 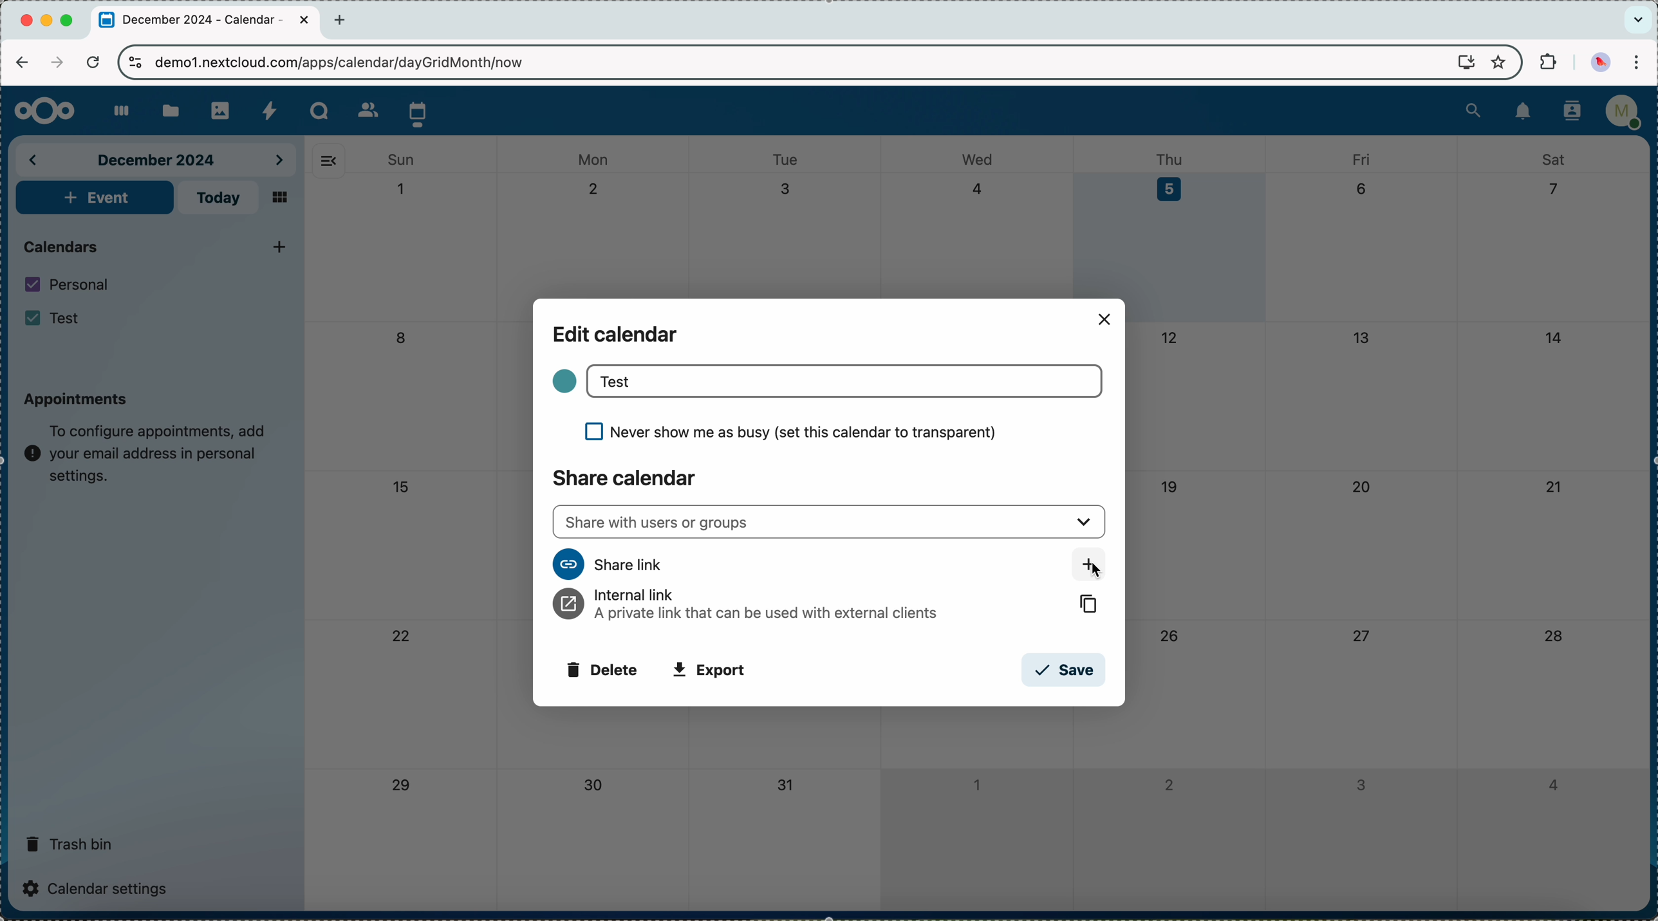 I want to click on trash bin, so click(x=70, y=839).